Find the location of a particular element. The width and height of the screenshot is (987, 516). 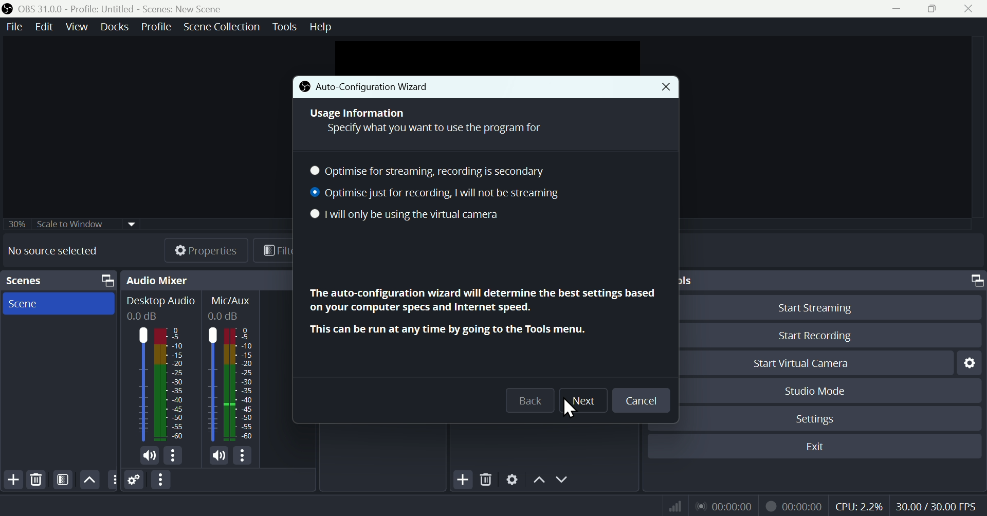

Back is located at coordinates (530, 400).